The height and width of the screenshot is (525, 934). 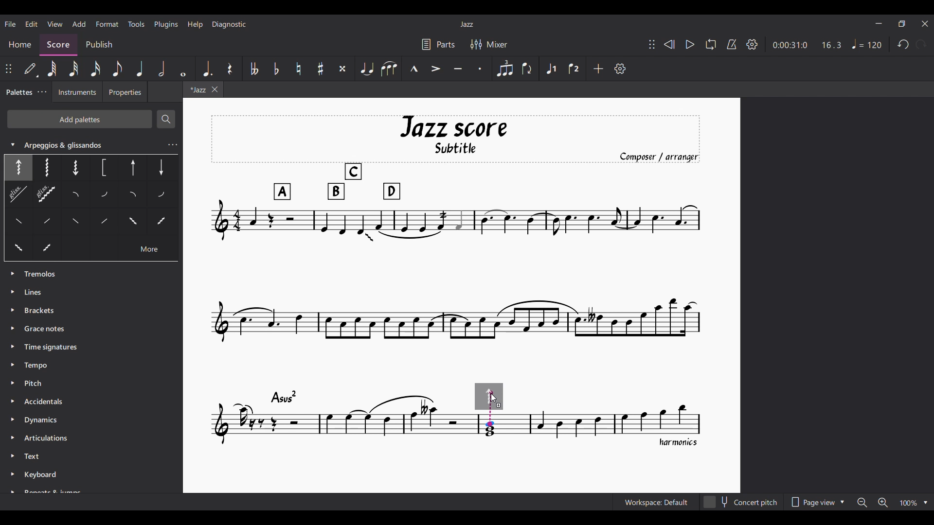 What do you see at coordinates (599, 69) in the screenshot?
I see `Add` at bounding box center [599, 69].